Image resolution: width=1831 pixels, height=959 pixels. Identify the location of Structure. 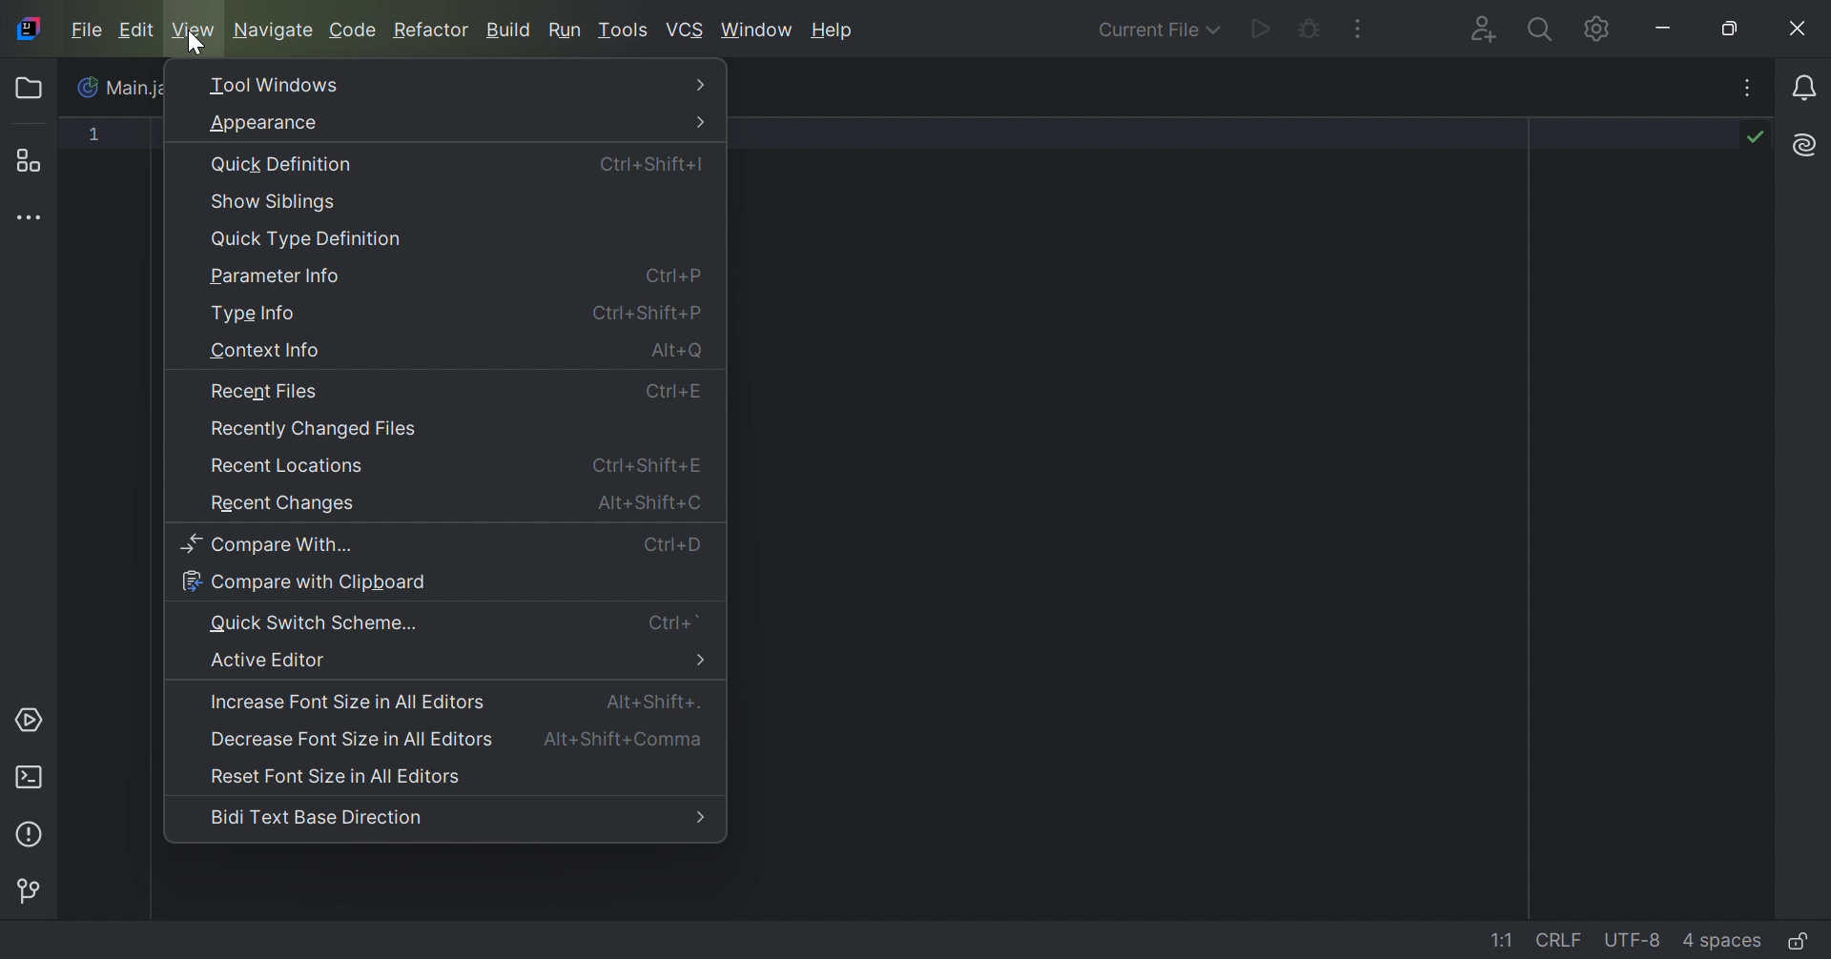
(35, 160).